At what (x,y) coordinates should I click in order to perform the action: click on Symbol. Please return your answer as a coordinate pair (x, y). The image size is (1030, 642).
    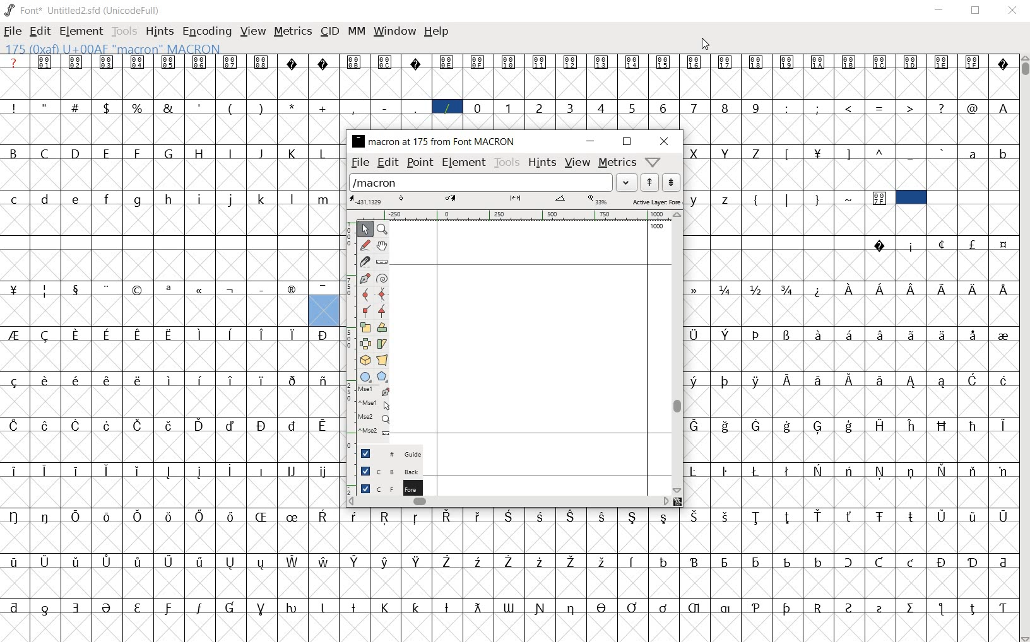
    Looking at the image, I should click on (292, 334).